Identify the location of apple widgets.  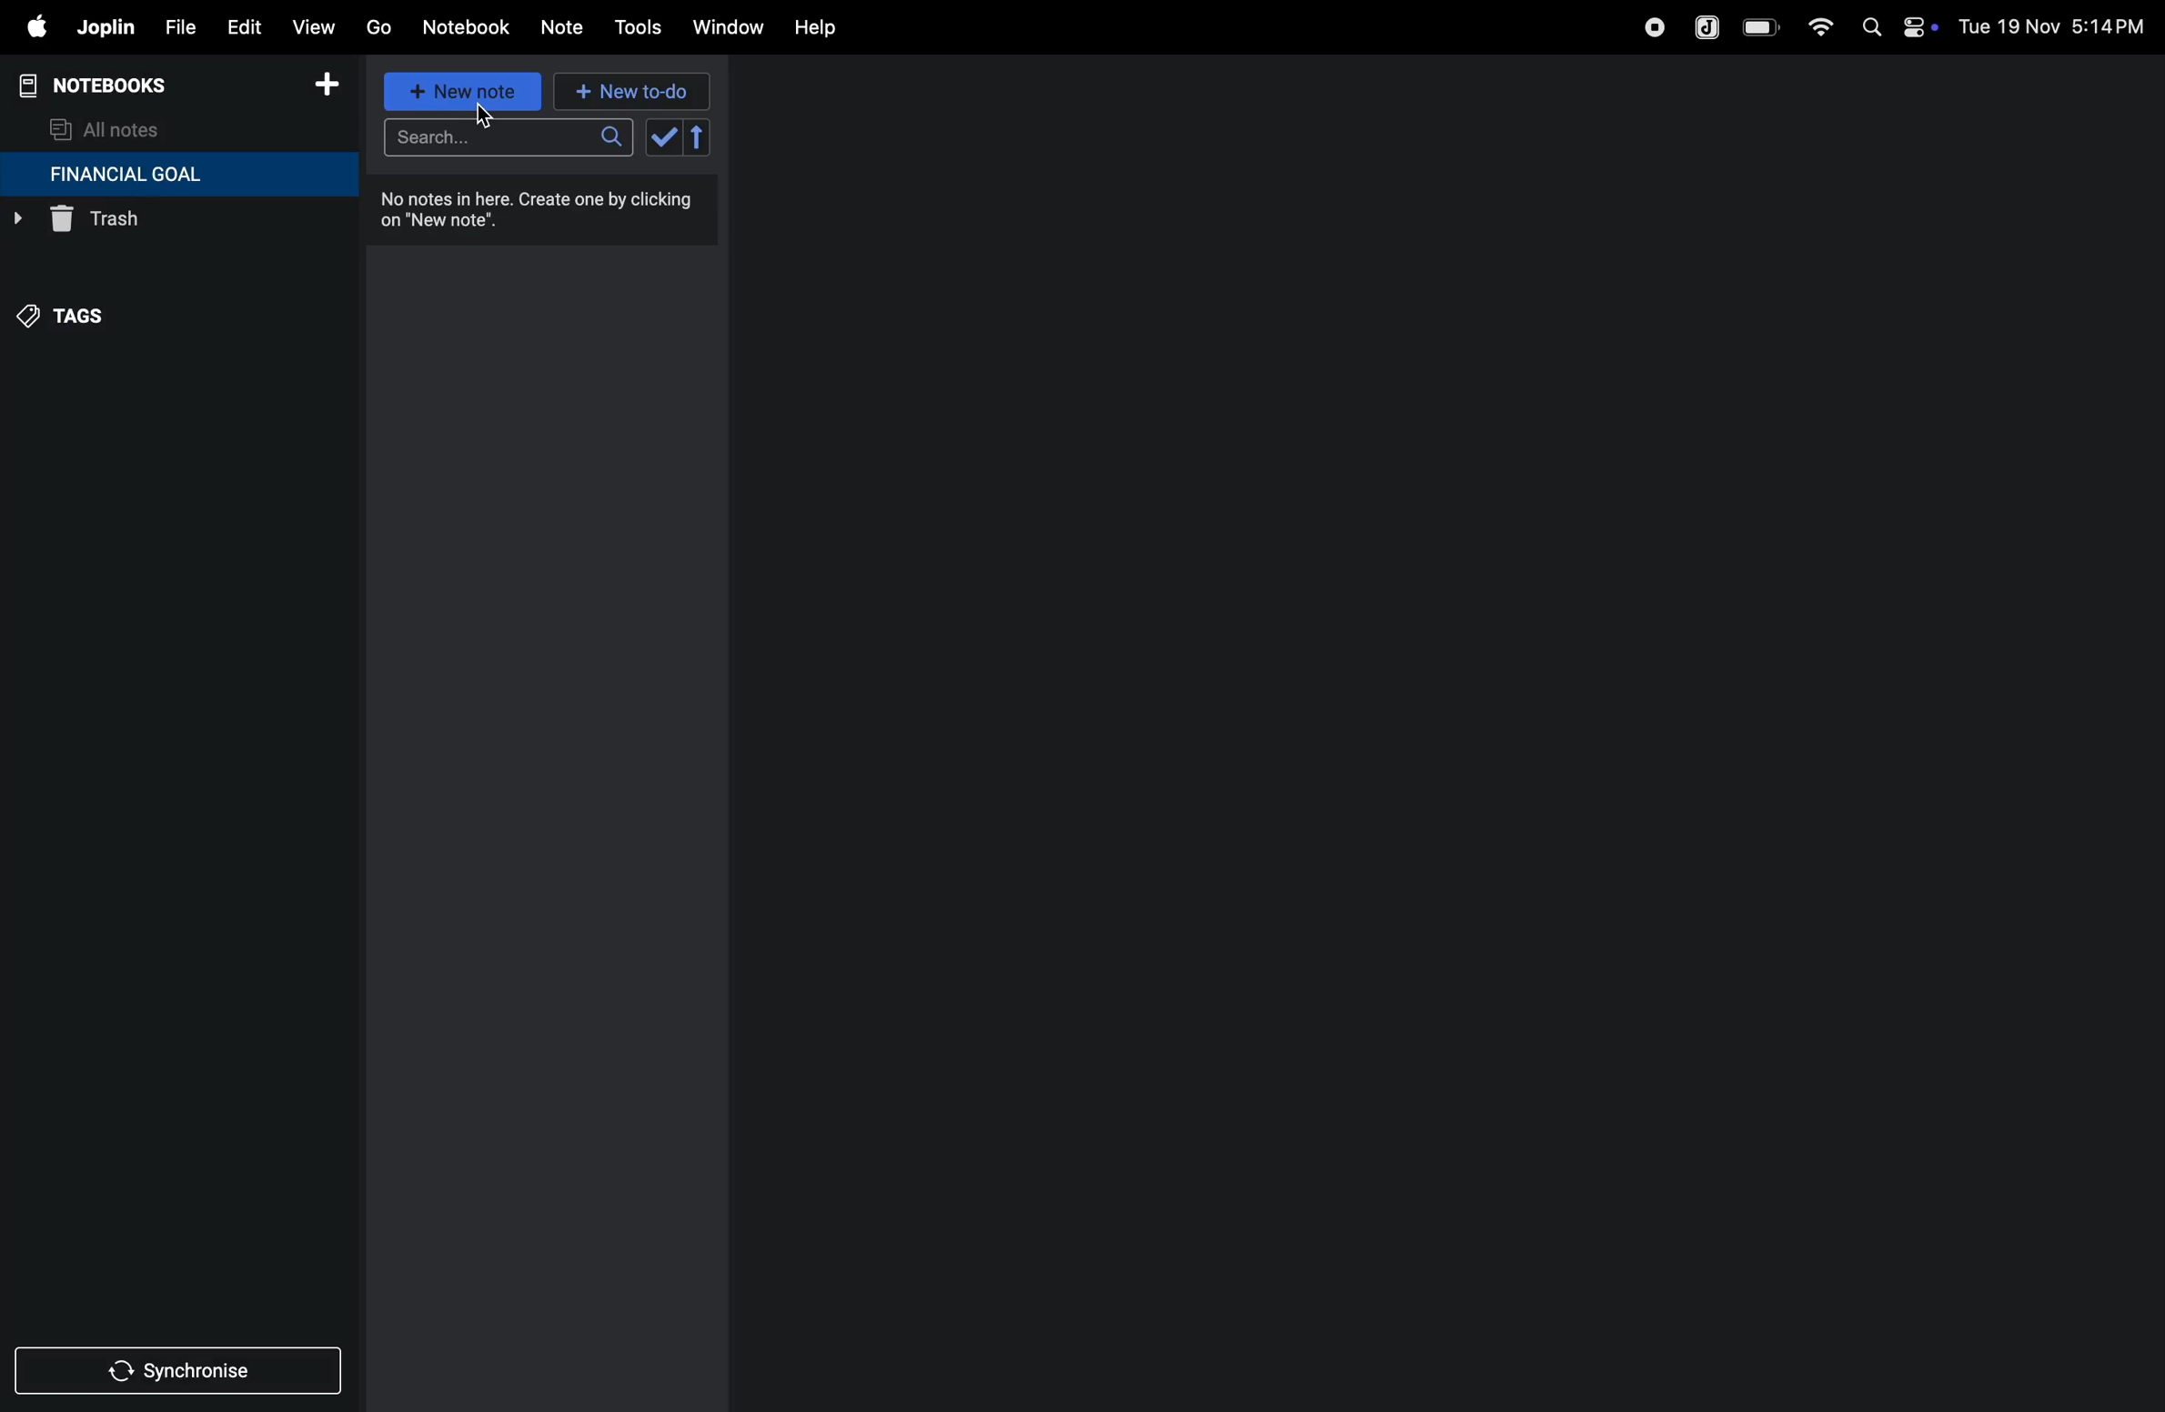
(1895, 25).